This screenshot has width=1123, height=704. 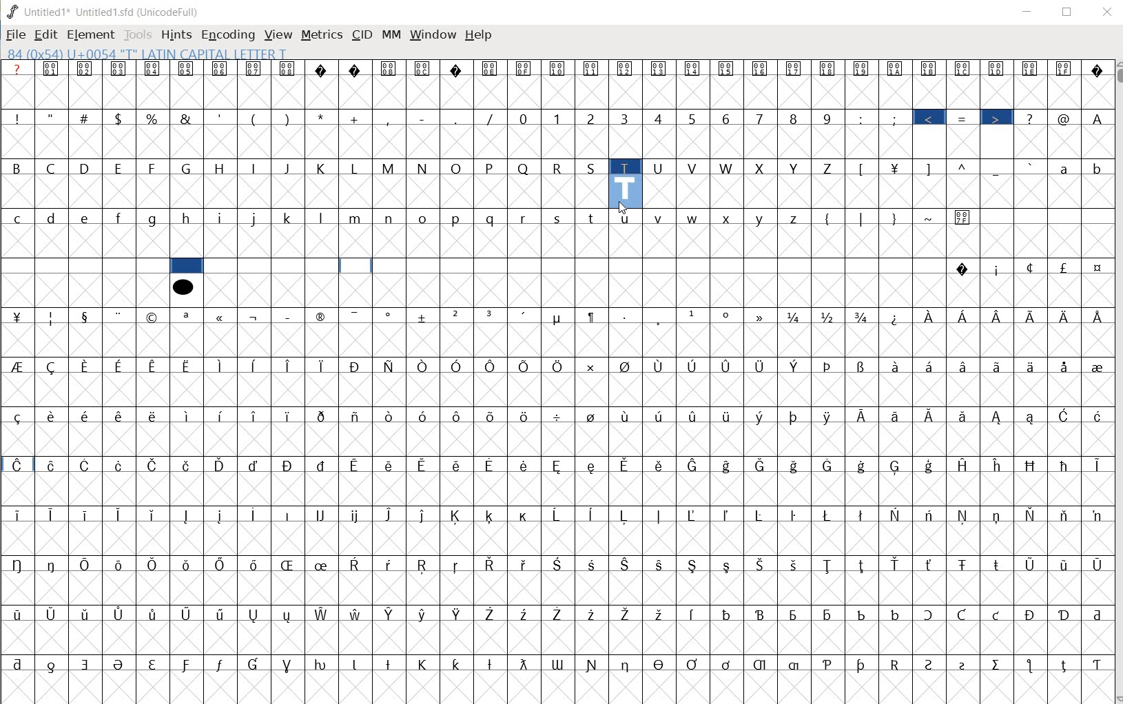 I want to click on _, so click(x=998, y=169).